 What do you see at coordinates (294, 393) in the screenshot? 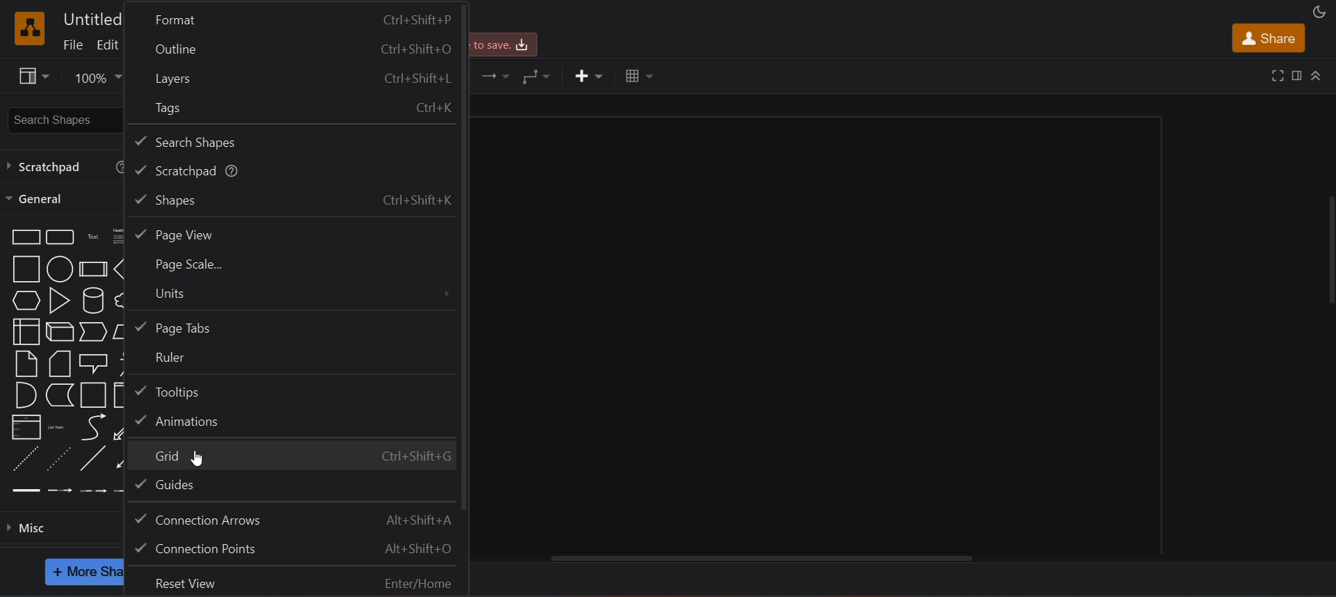
I see `tooltips` at bounding box center [294, 393].